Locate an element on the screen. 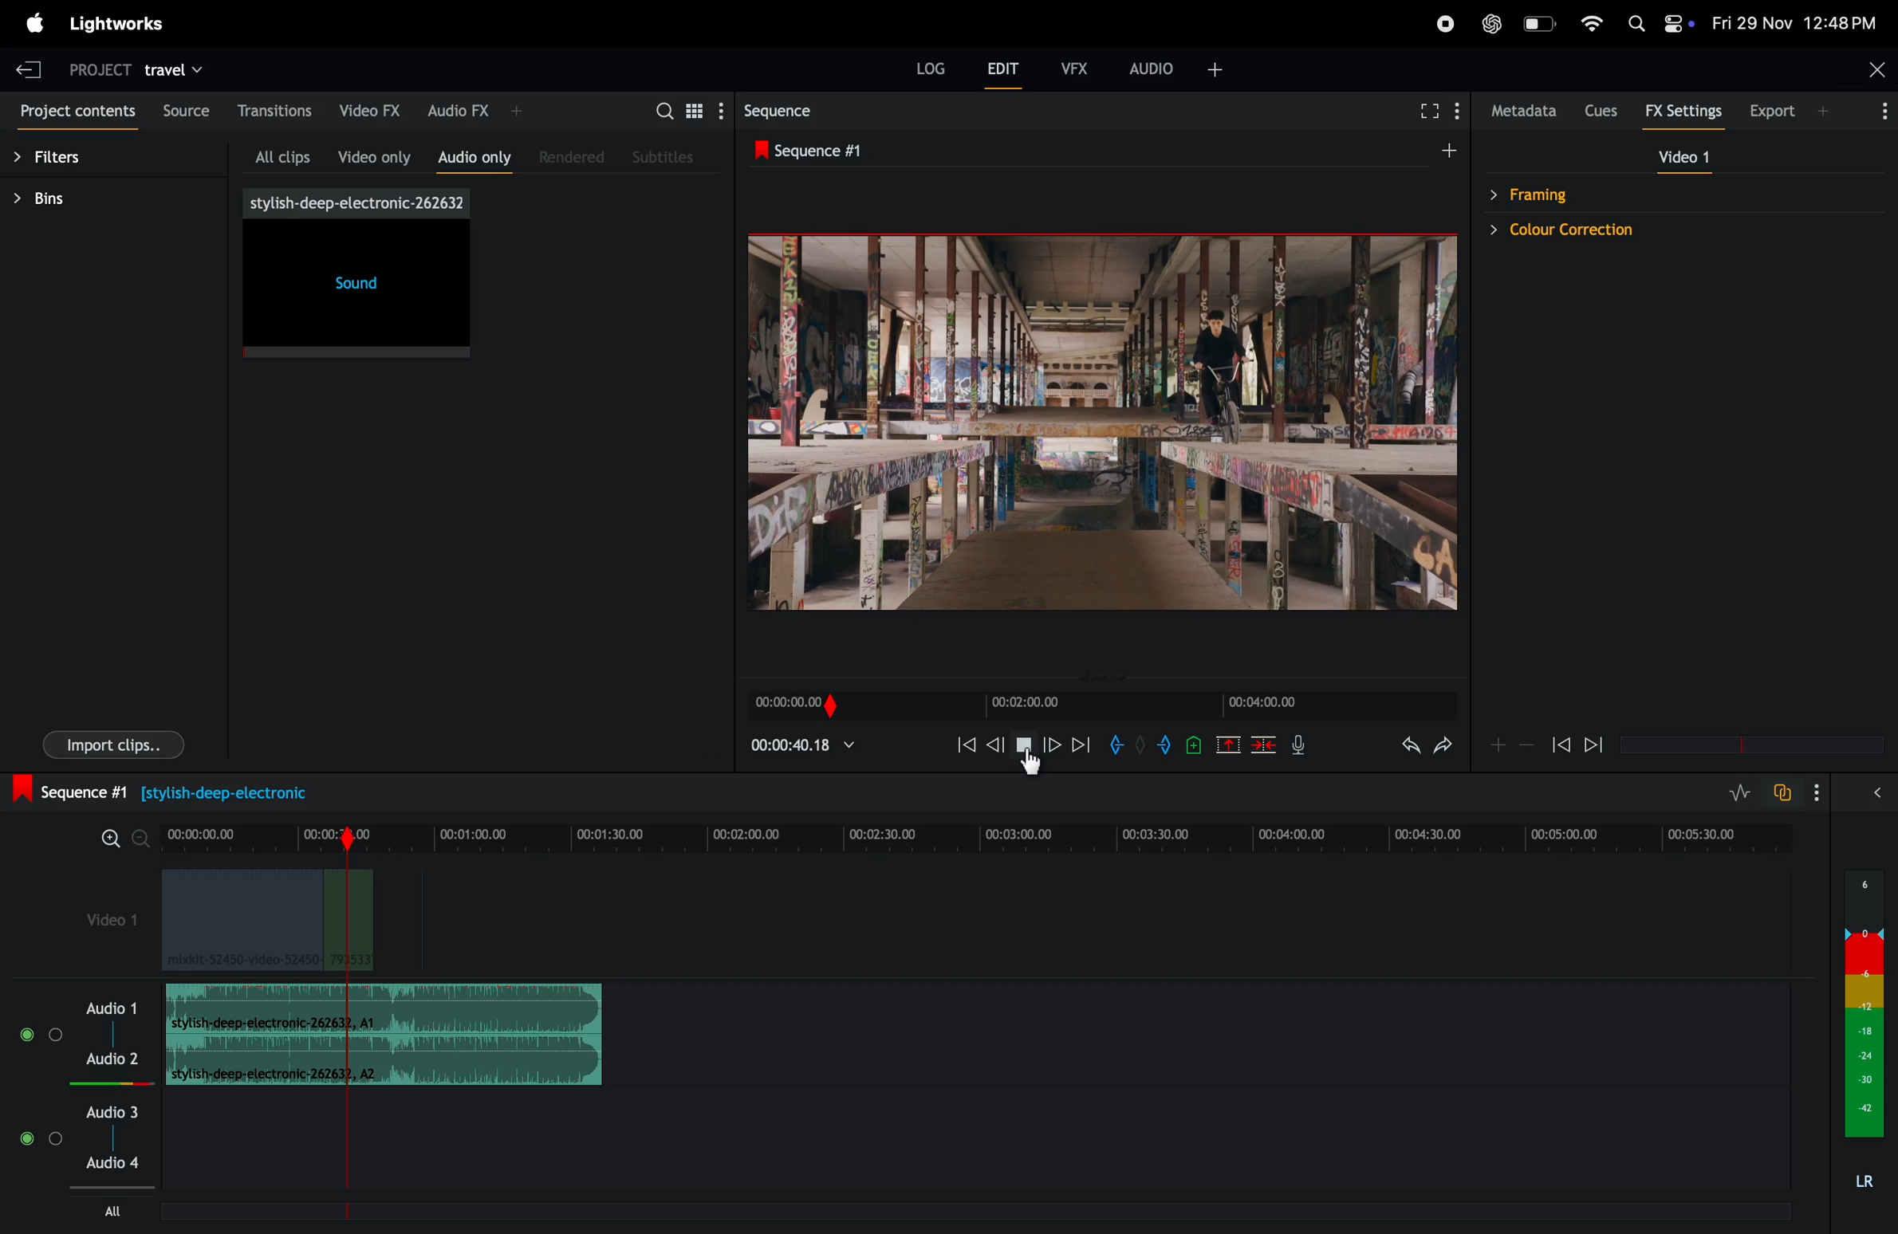 The image size is (1898, 1234). mic is located at coordinates (1306, 748).